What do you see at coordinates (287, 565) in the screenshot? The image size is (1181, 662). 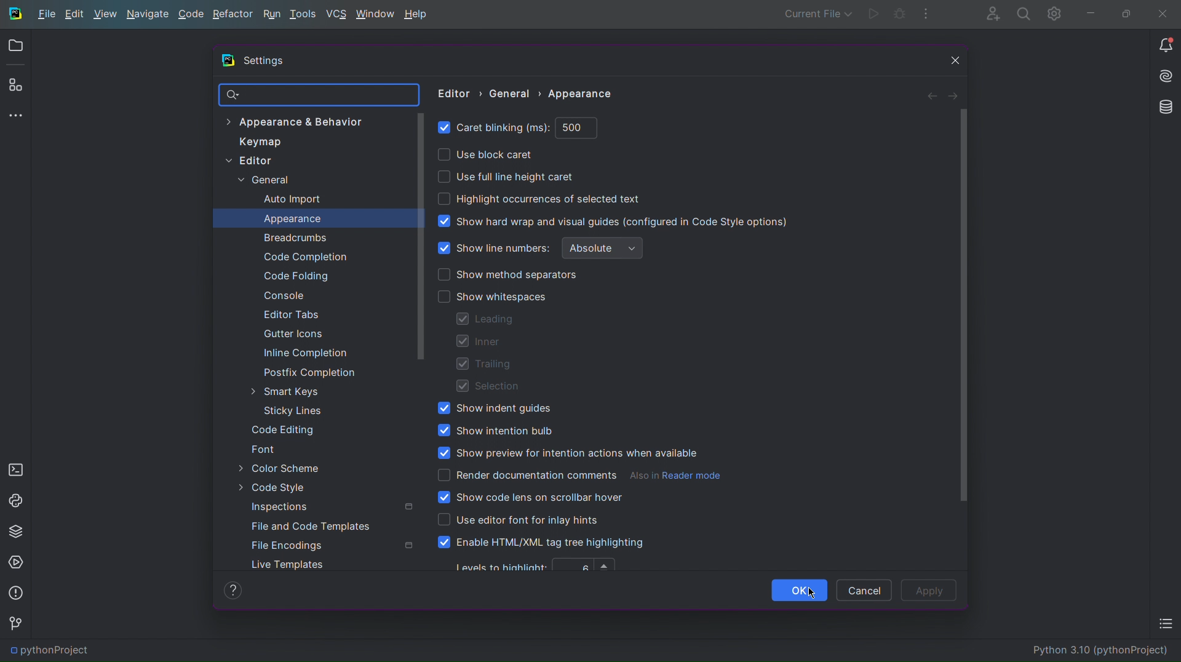 I see `Live Templates` at bounding box center [287, 565].